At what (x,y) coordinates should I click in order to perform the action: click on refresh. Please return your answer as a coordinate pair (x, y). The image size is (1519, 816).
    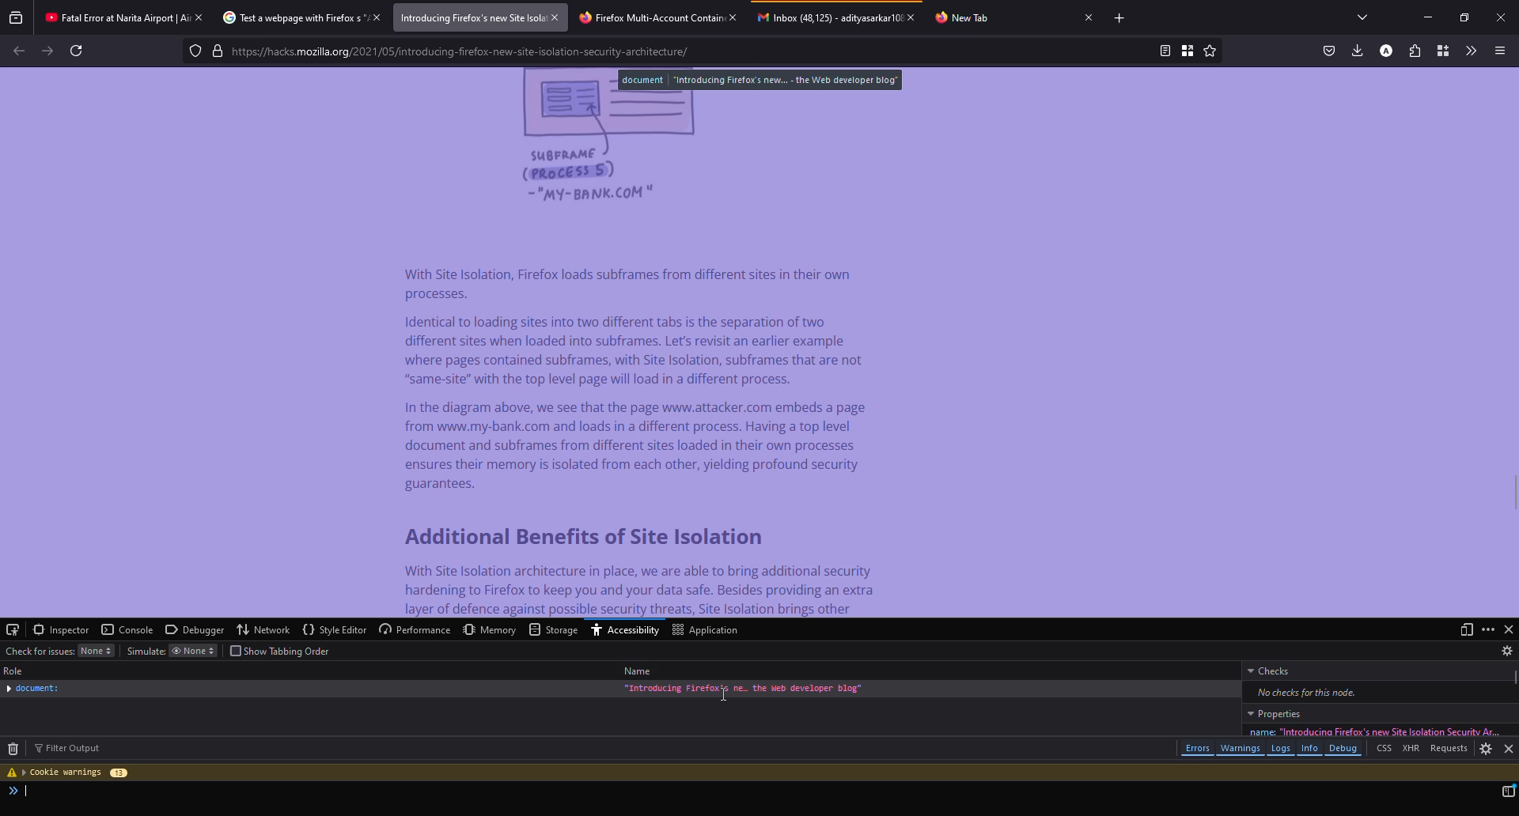
    Looking at the image, I should click on (77, 51).